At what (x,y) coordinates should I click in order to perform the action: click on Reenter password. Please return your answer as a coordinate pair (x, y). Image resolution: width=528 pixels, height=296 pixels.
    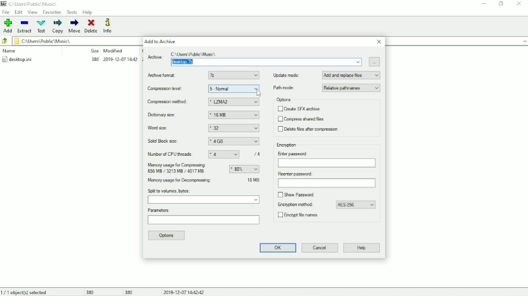
    Looking at the image, I should click on (326, 183).